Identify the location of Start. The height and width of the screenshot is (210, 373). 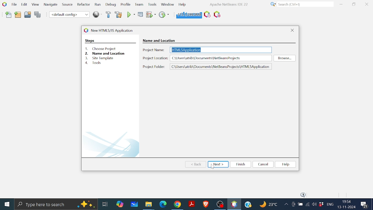
(7, 204).